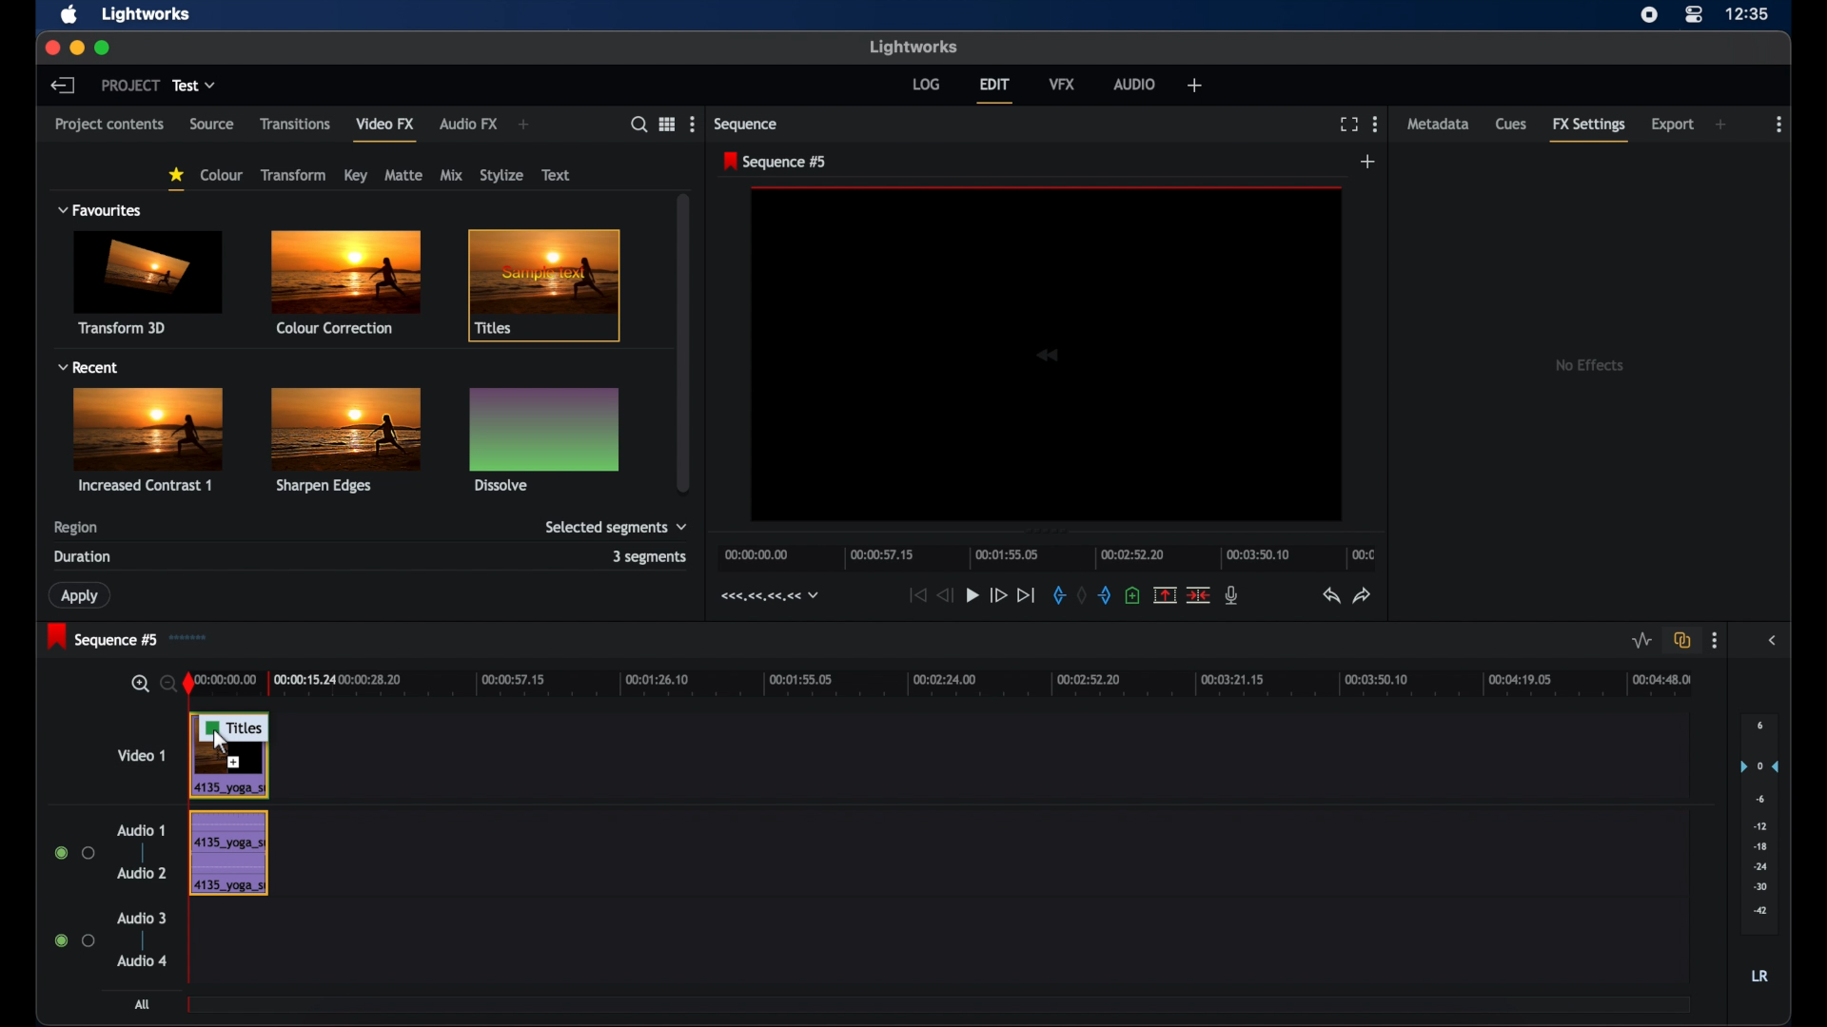 Image resolution: width=1827 pixels, height=1027 pixels. I want to click on sequence 5, so click(776, 162).